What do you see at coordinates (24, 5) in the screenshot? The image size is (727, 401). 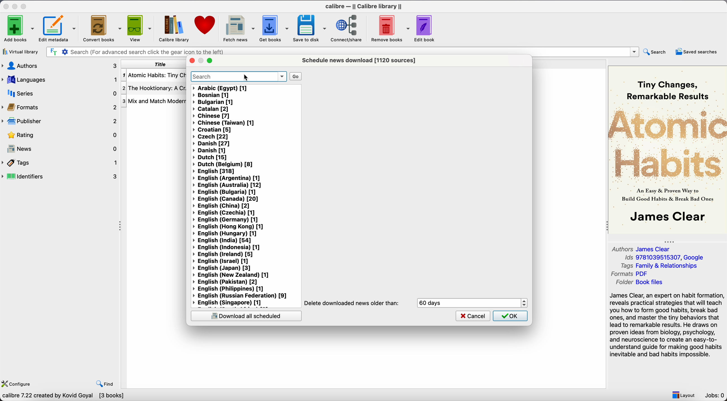 I see `maximize` at bounding box center [24, 5].